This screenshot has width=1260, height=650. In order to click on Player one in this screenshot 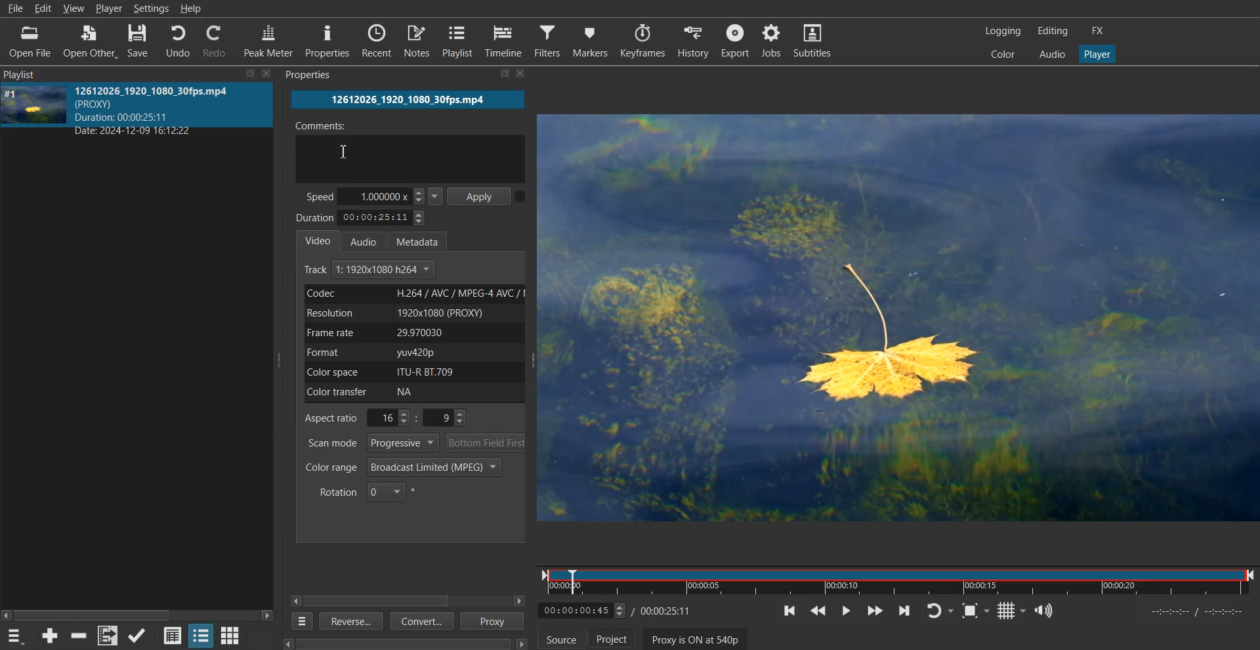, I will do `click(1096, 53)`.